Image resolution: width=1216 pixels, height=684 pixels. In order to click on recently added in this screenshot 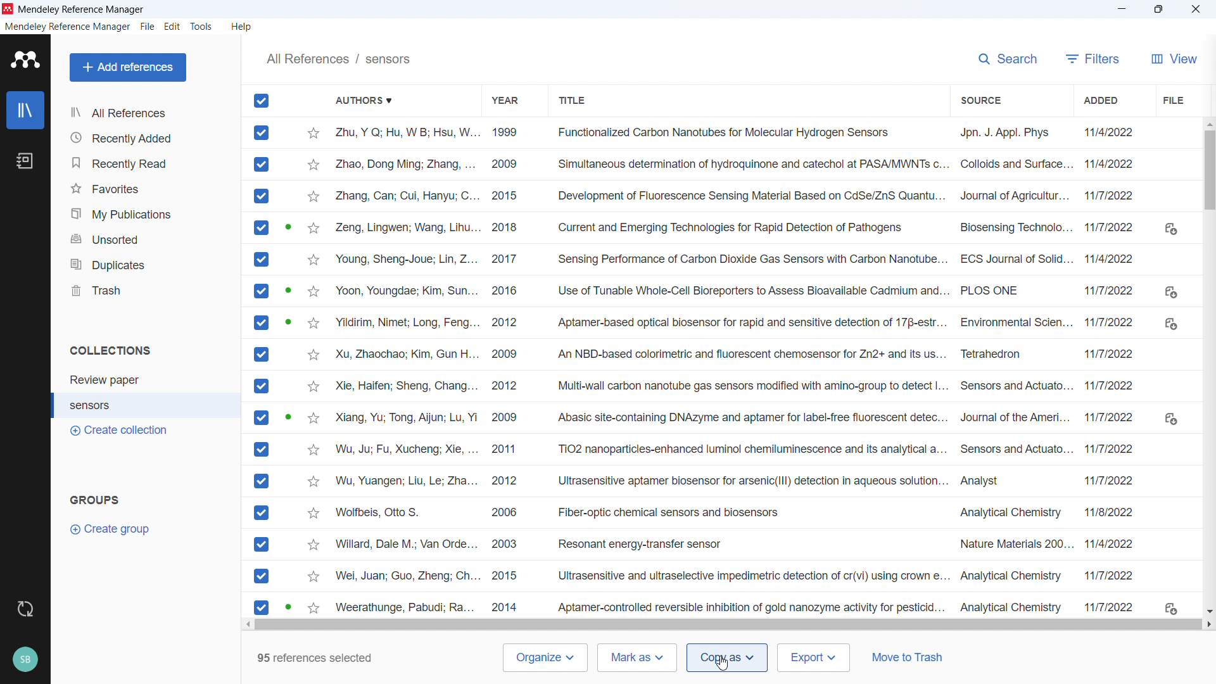, I will do `click(146, 137)`.